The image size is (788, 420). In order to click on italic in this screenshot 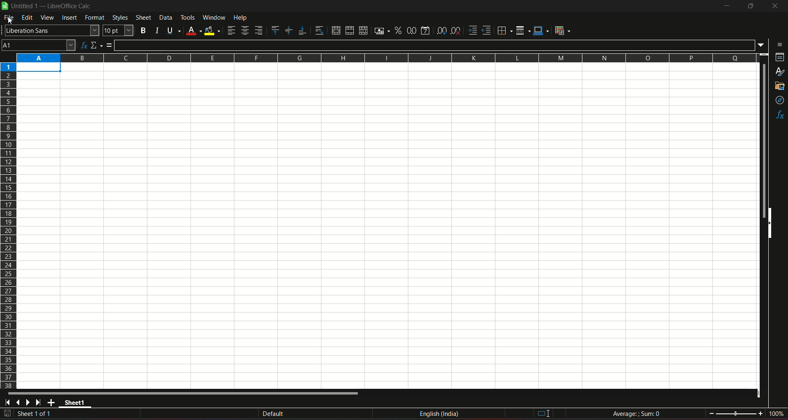, I will do `click(156, 30)`.